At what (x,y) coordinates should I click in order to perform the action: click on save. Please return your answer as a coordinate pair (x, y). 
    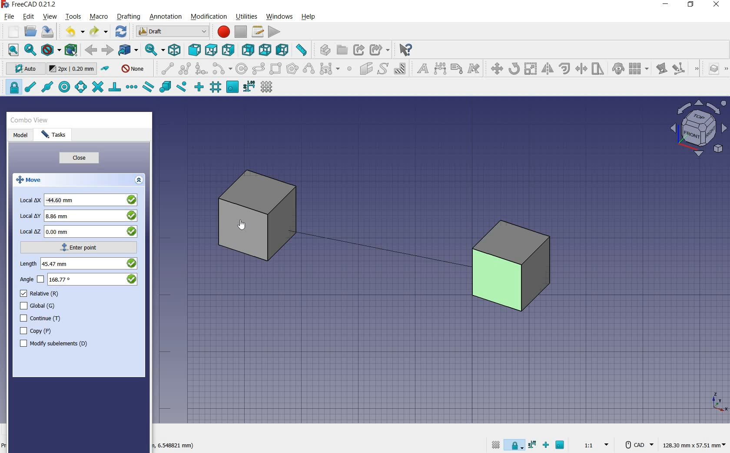
    Looking at the image, I should click on (48, 33).